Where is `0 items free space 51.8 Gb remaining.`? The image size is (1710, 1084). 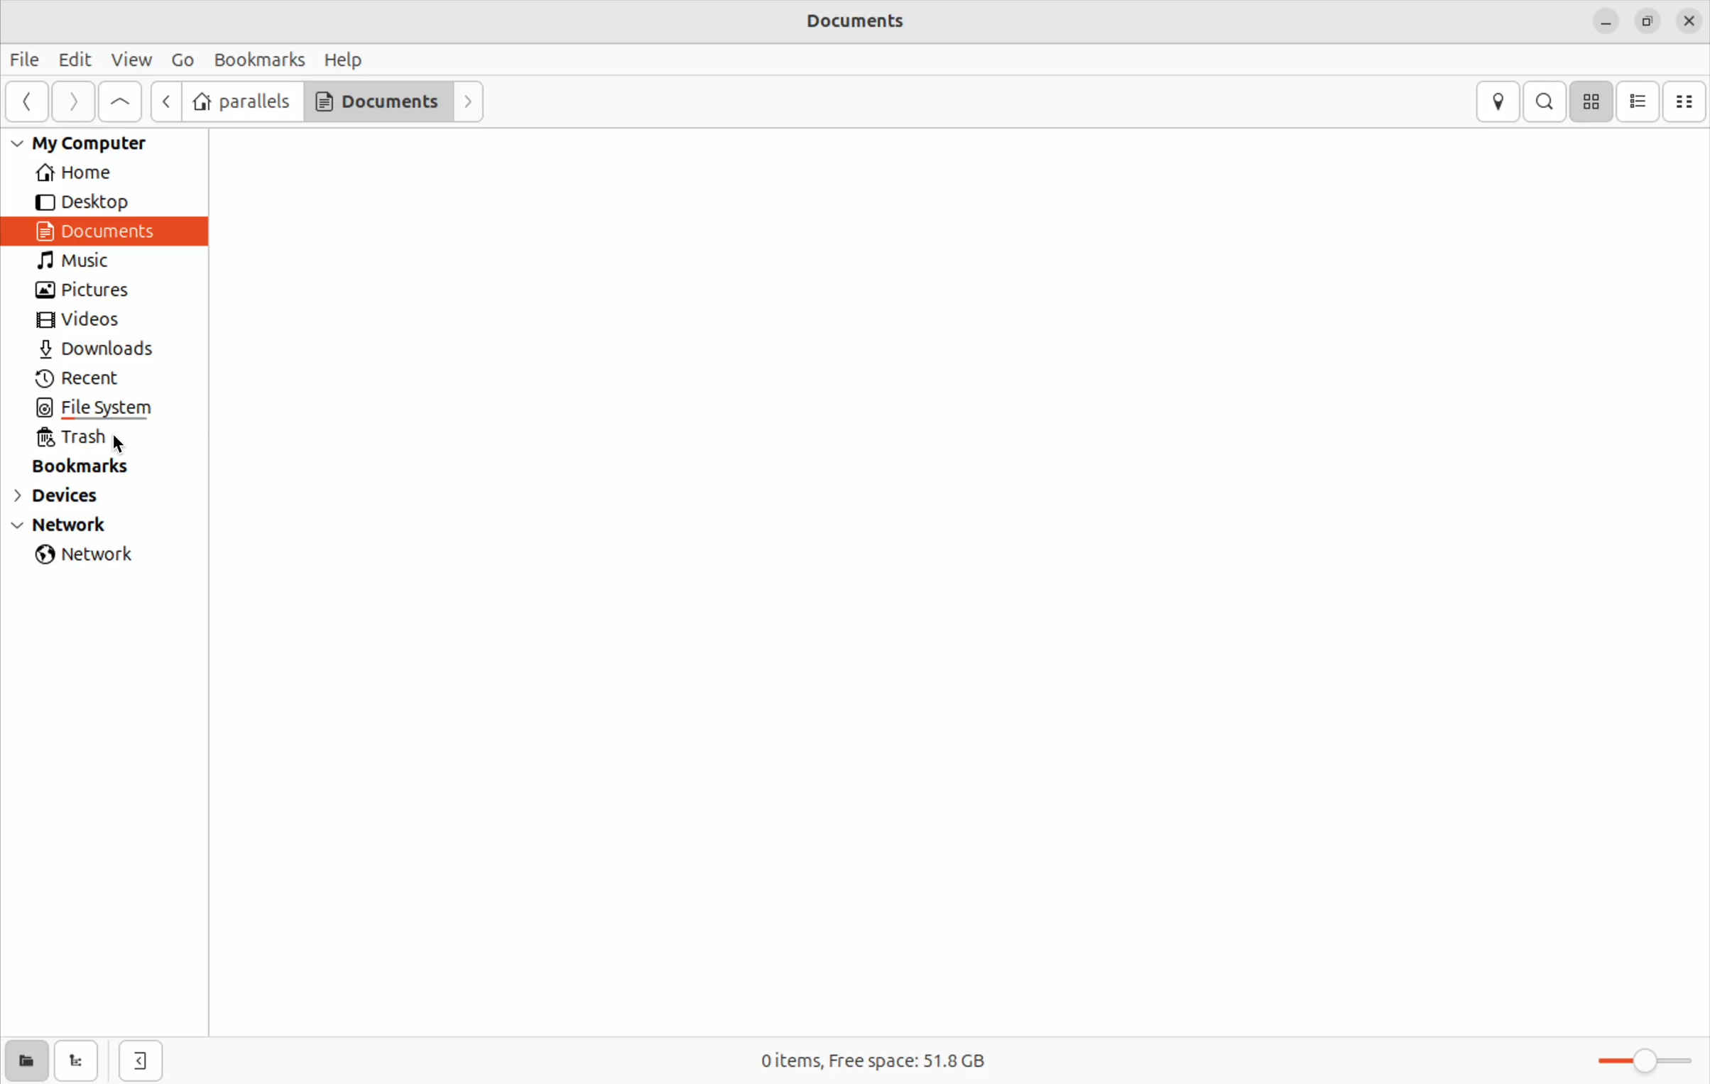 0 items free space 51.8 Gb remaining. is located at coordinates (891, 1062).